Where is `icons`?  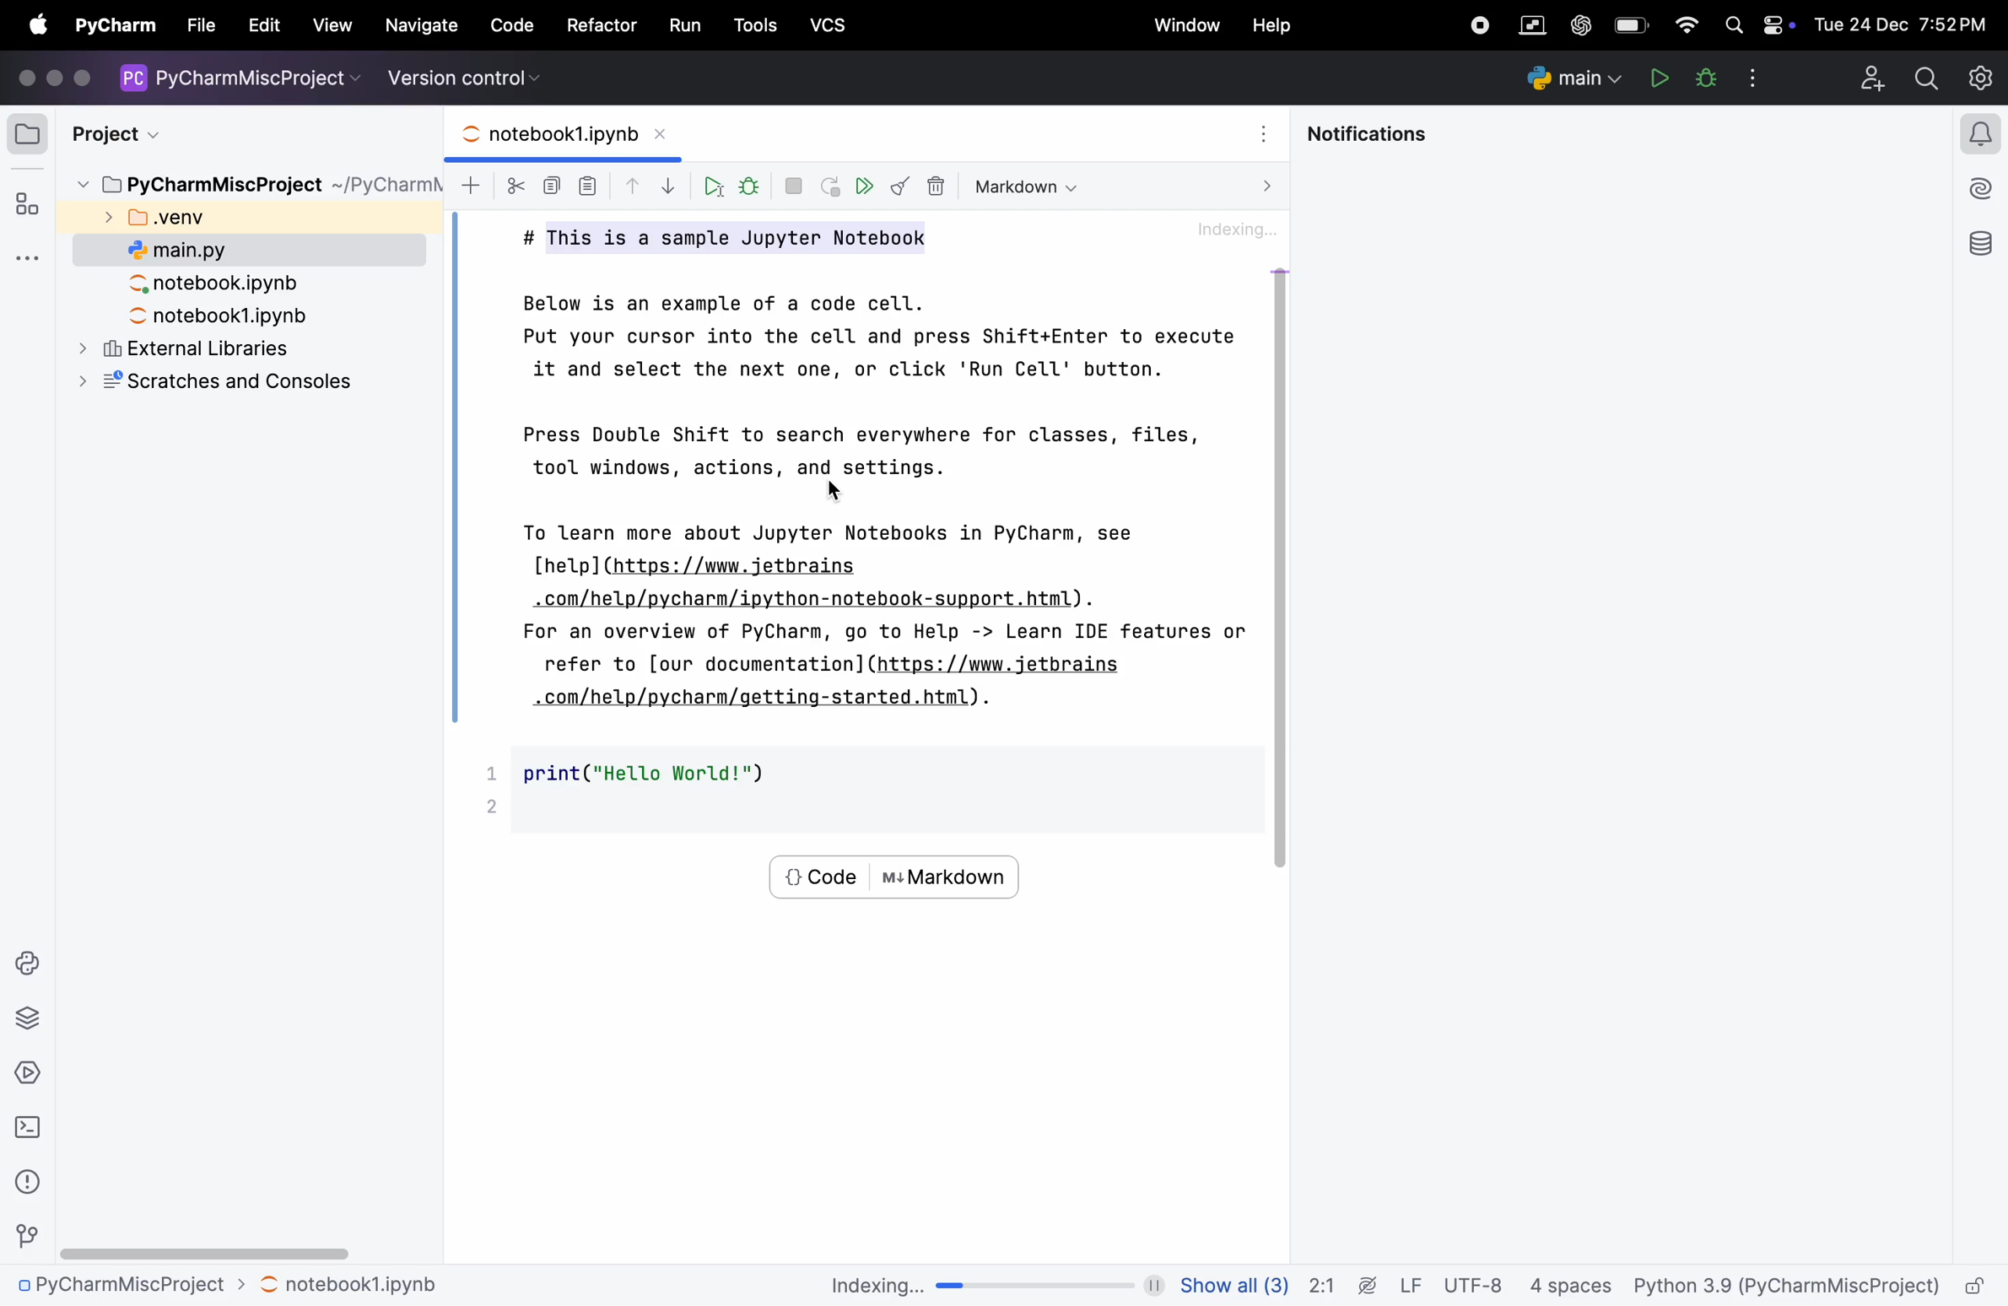
icons is located at coordinates (54, 81).